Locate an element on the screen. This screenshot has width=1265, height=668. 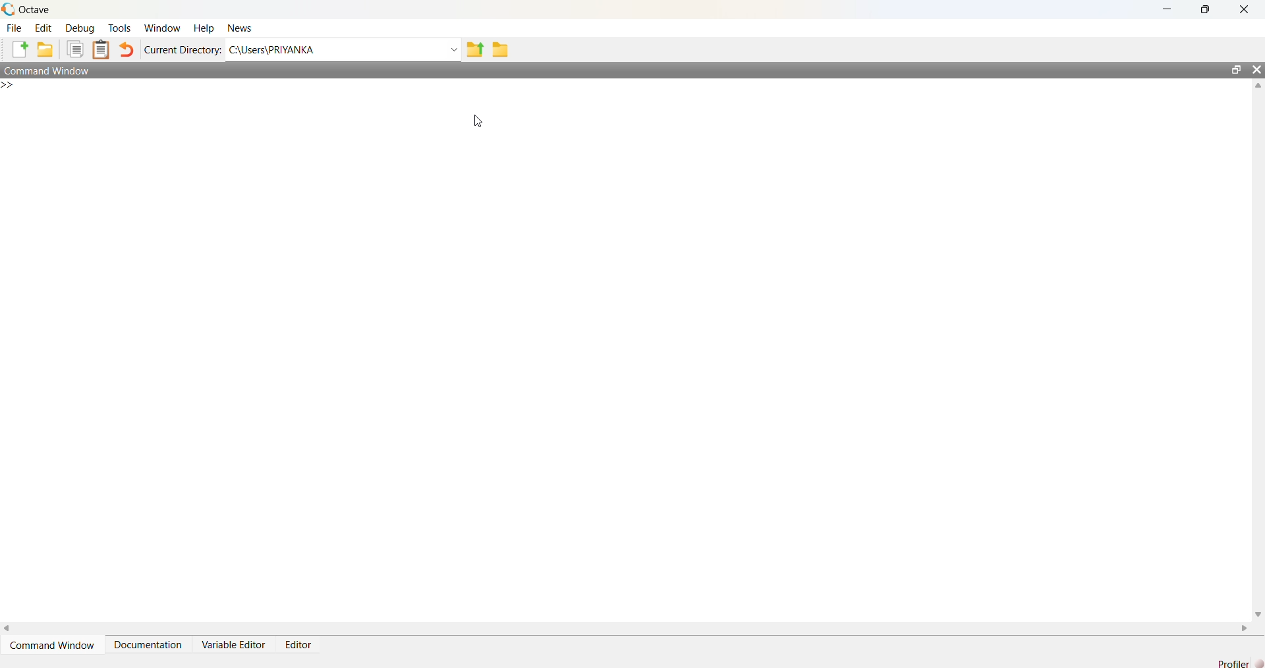
Command Window is located at coordinates (54, 645).